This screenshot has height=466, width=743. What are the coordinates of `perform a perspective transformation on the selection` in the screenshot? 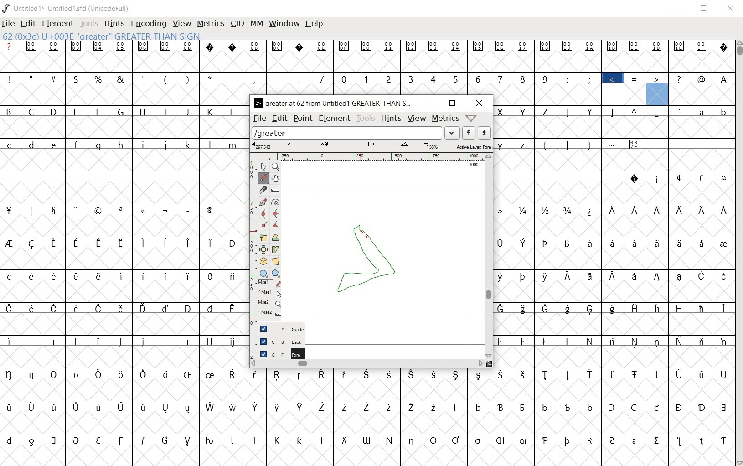 It's located at (276, 261).